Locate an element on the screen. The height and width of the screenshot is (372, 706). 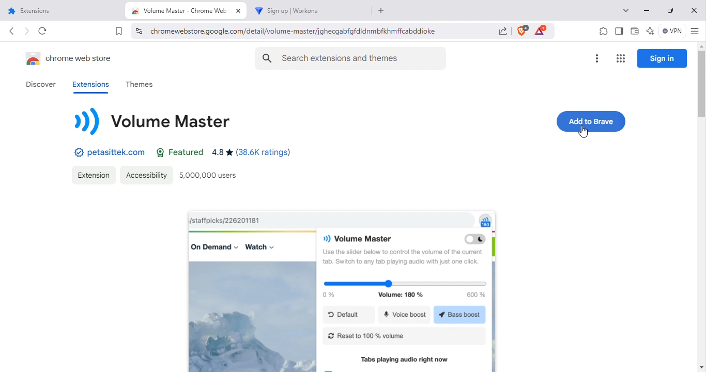
Sidebar is located at coordinates (620, 30).